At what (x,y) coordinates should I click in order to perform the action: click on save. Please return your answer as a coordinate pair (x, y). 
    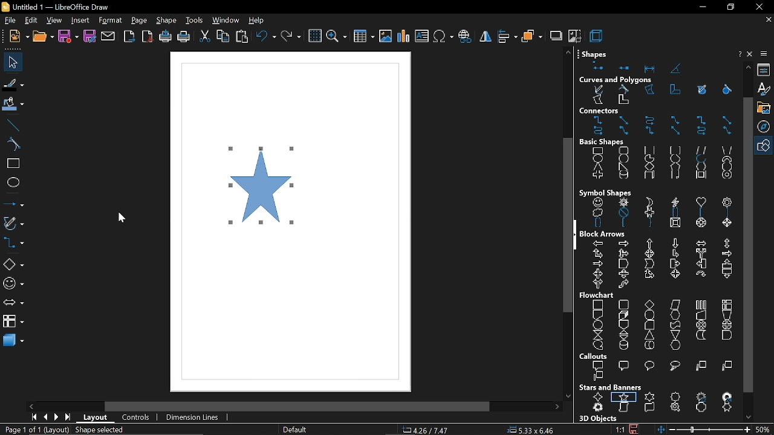
    Looking at the image, I should click on (635, 429).